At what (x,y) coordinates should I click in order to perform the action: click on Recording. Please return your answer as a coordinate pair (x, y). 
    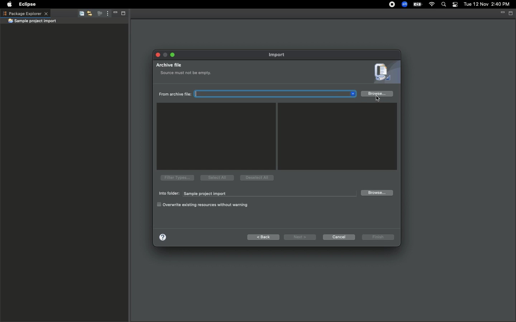
    Looking at the image, I should click on (389, 5).